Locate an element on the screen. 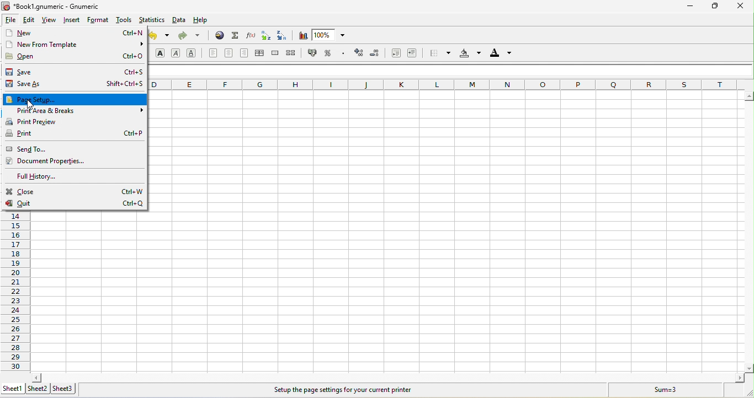 The width and height of the screenshot is (754, 398). send to is located at coordinates (45, 149).